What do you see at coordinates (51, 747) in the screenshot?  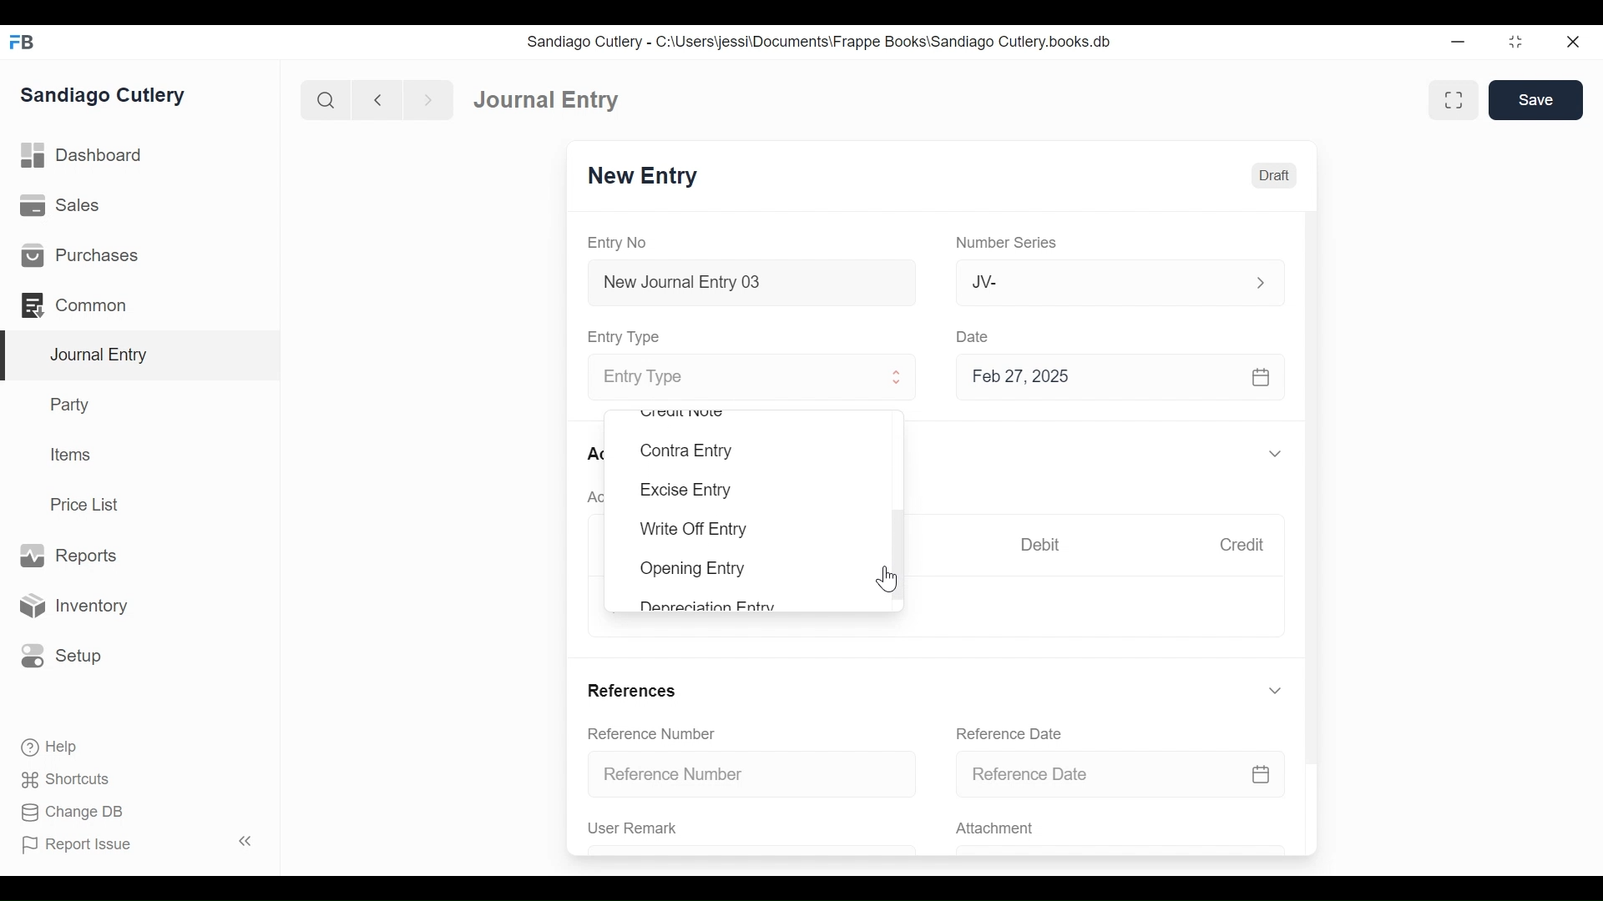 I see `Help` at bounding box center [51, 747].